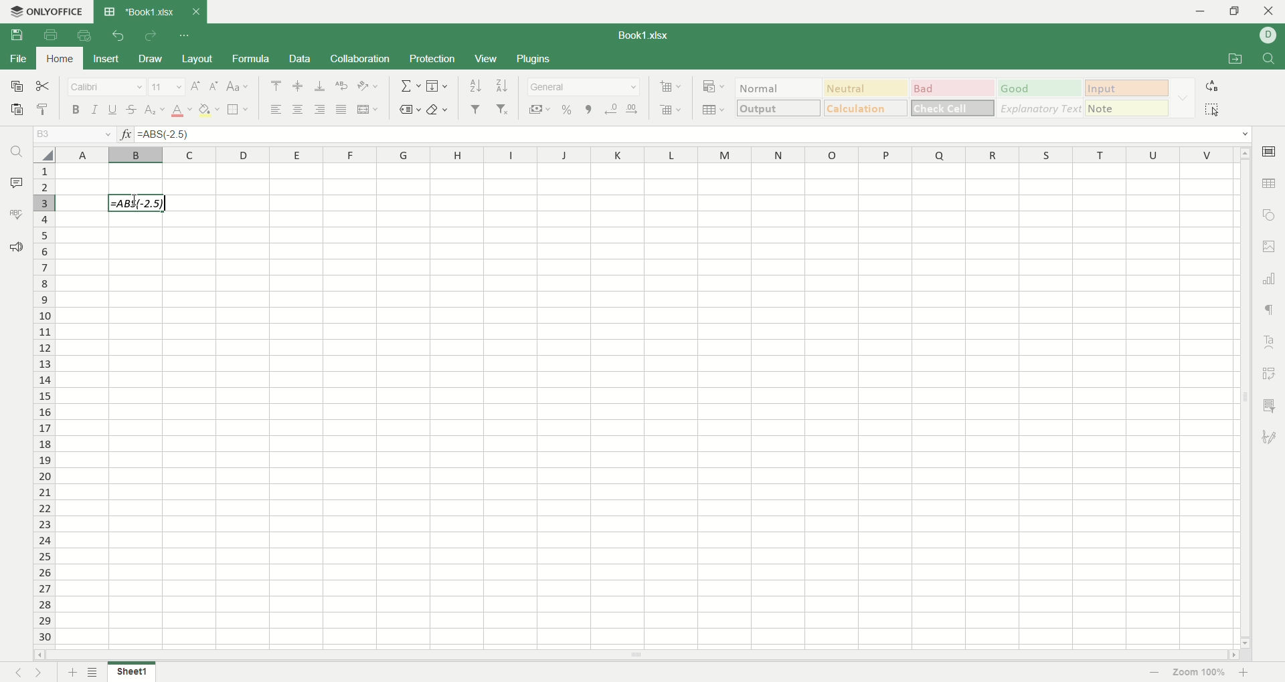 The image size is (1285, 682). I want to click on align right, so click(318, 109).